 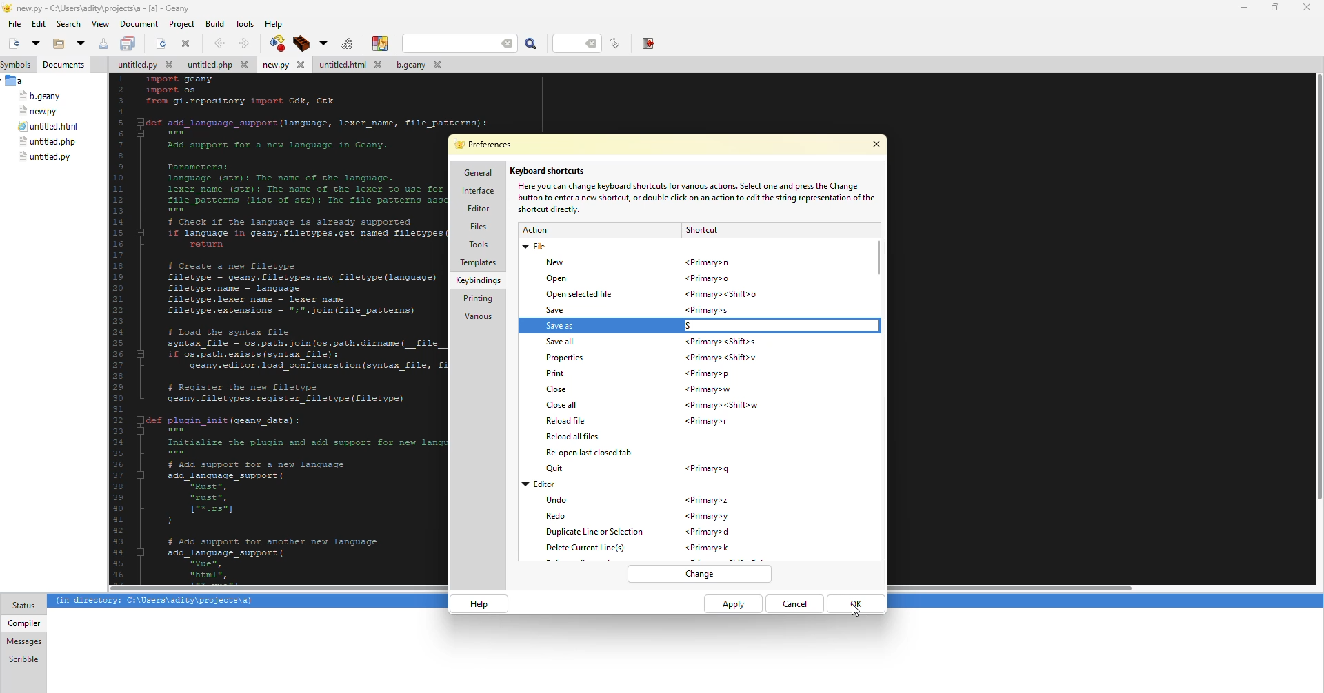 I want to click on print, so click(x=554, y=373).